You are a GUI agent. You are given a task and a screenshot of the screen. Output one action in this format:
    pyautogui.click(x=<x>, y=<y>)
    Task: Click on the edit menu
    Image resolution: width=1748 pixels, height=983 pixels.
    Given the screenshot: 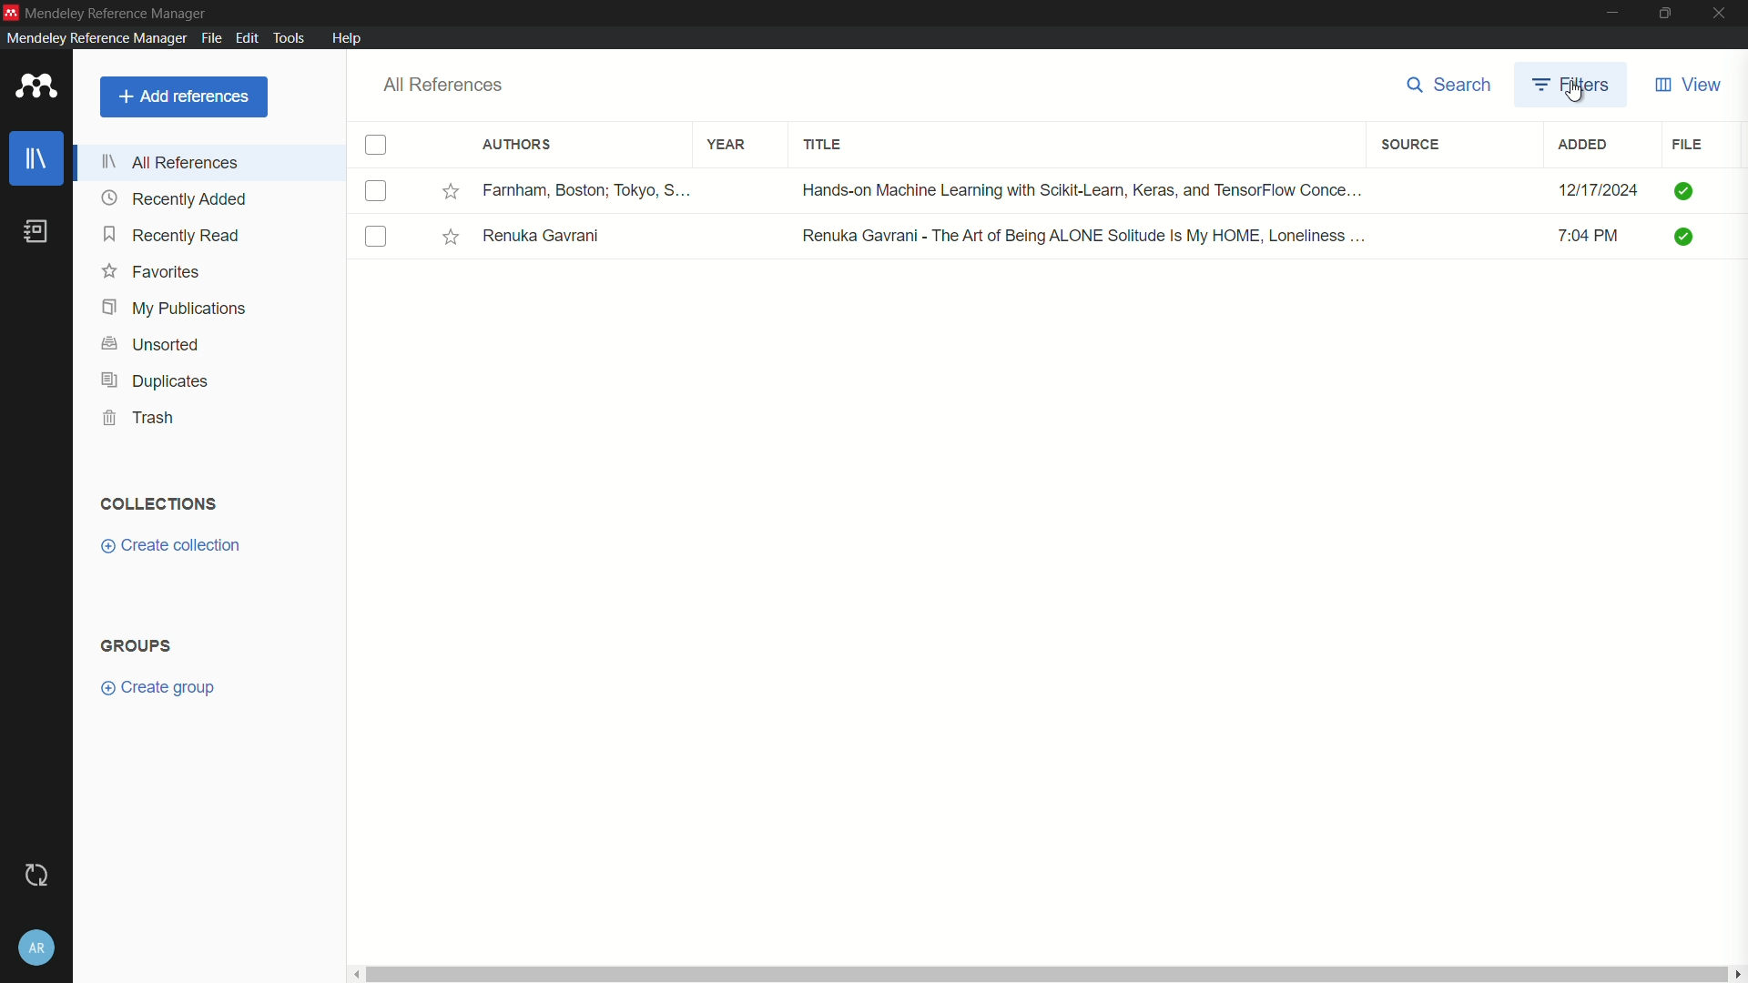 What is the action you would take?
    pyautogui.click(x=248, y=36)
    